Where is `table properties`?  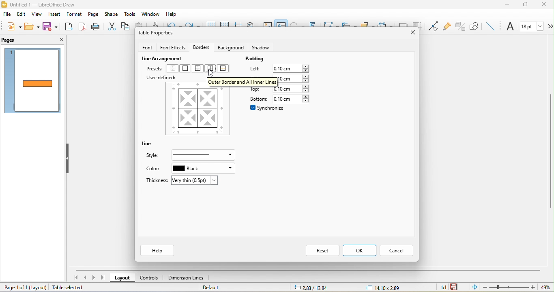
table properties is located at coordinates (157, 34).